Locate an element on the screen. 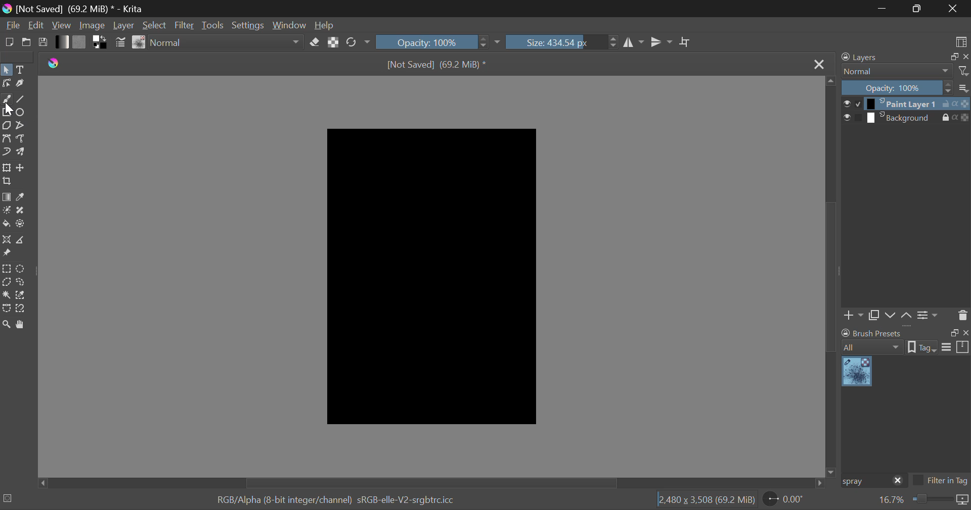 The image size is (971, 510). File is located at coordinates (12, 24).